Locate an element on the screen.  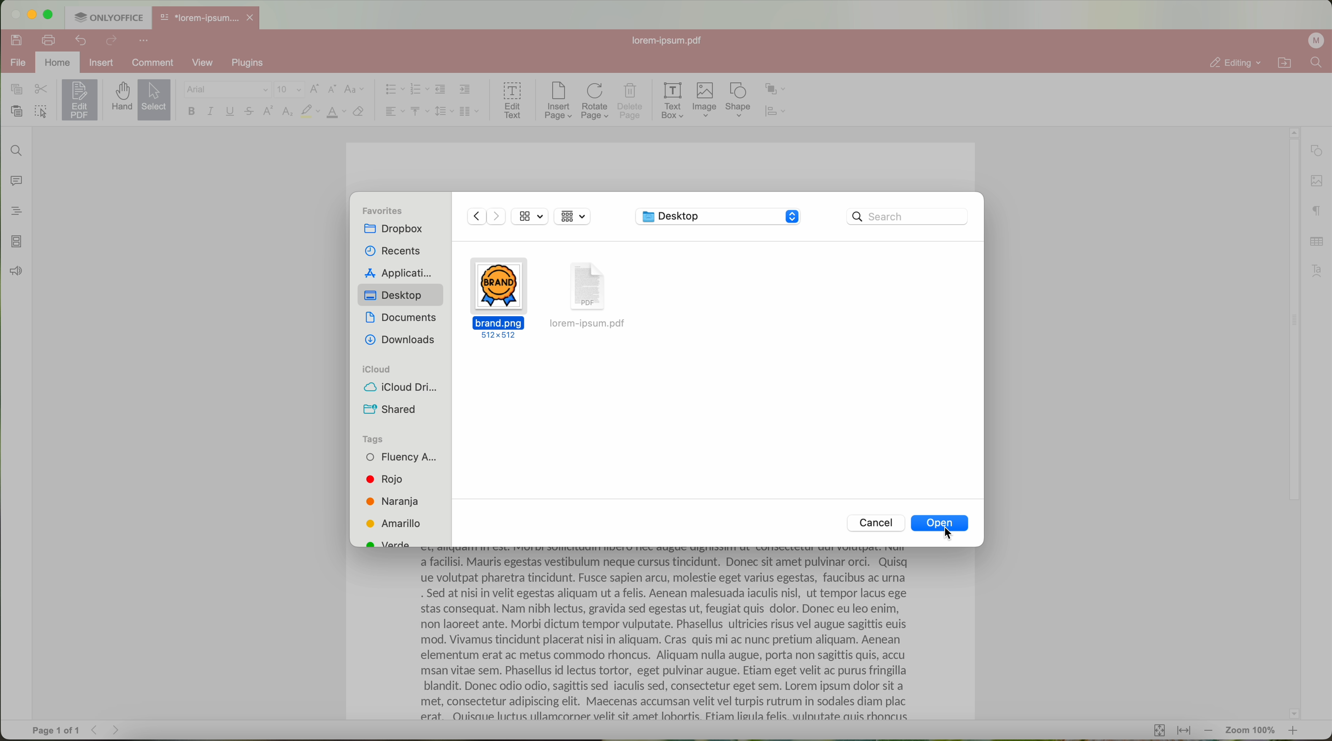
icloud drive is located at coordinates (401, 386).